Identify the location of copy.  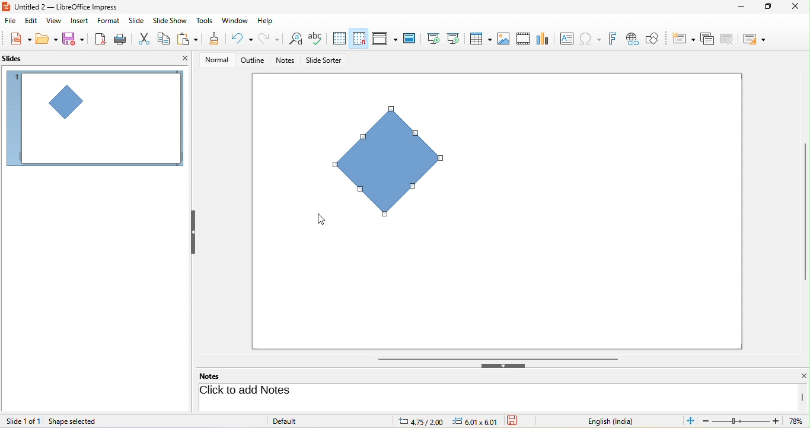
(165, 37).